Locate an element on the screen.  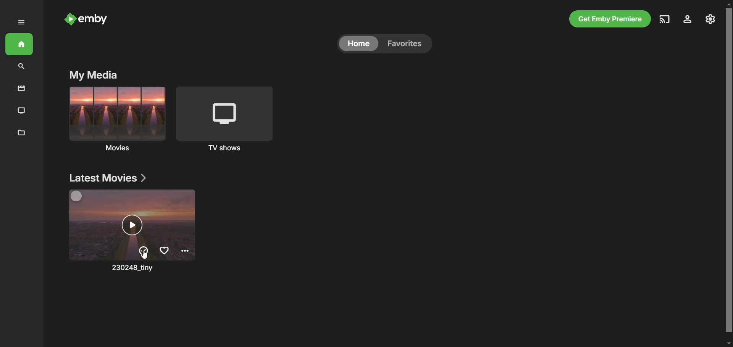
setting is located at coordinates (709, 19).